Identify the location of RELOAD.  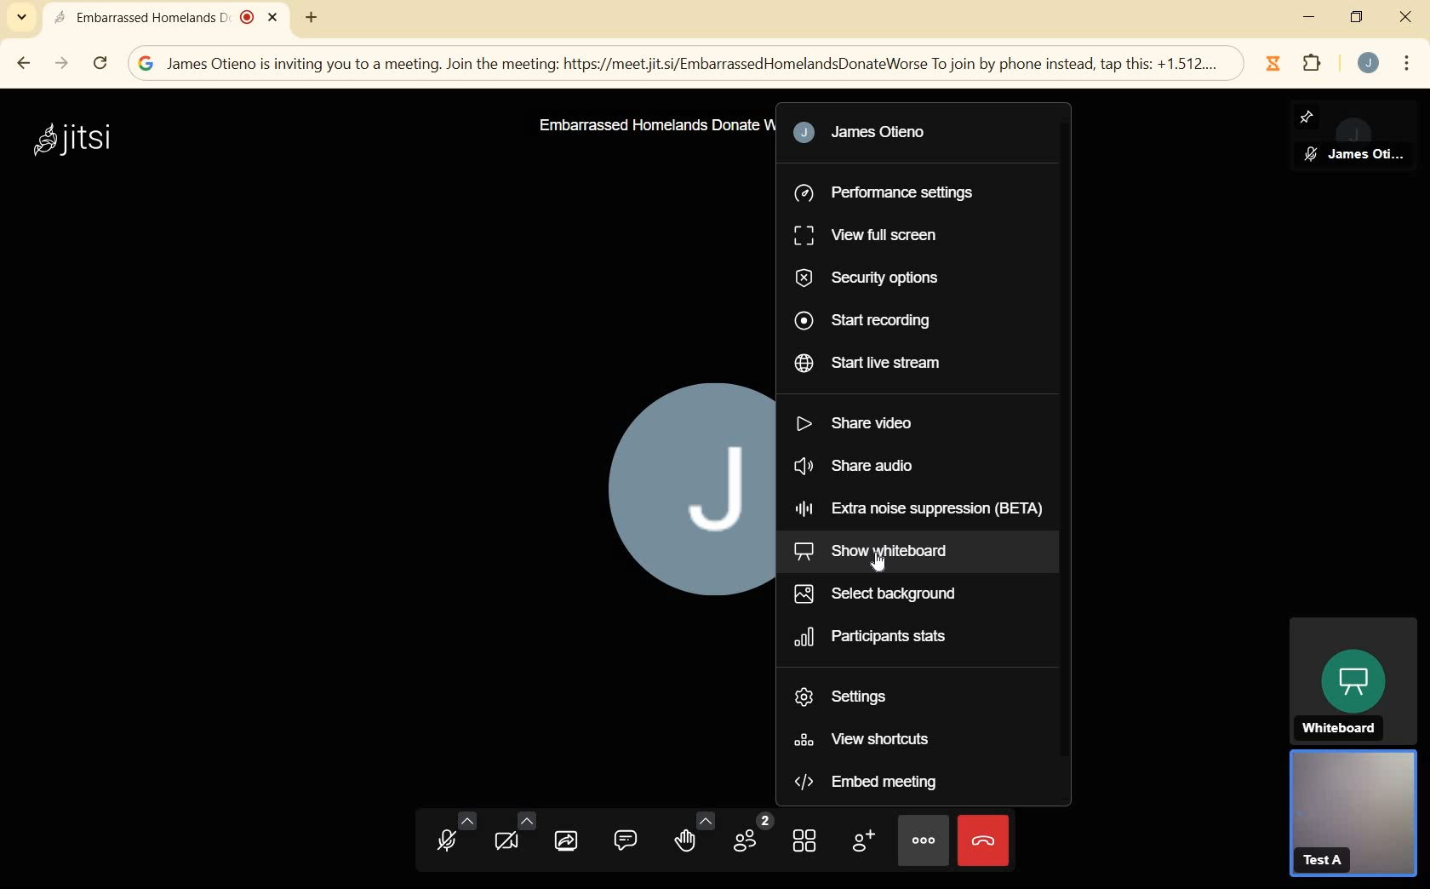
(100, 64).